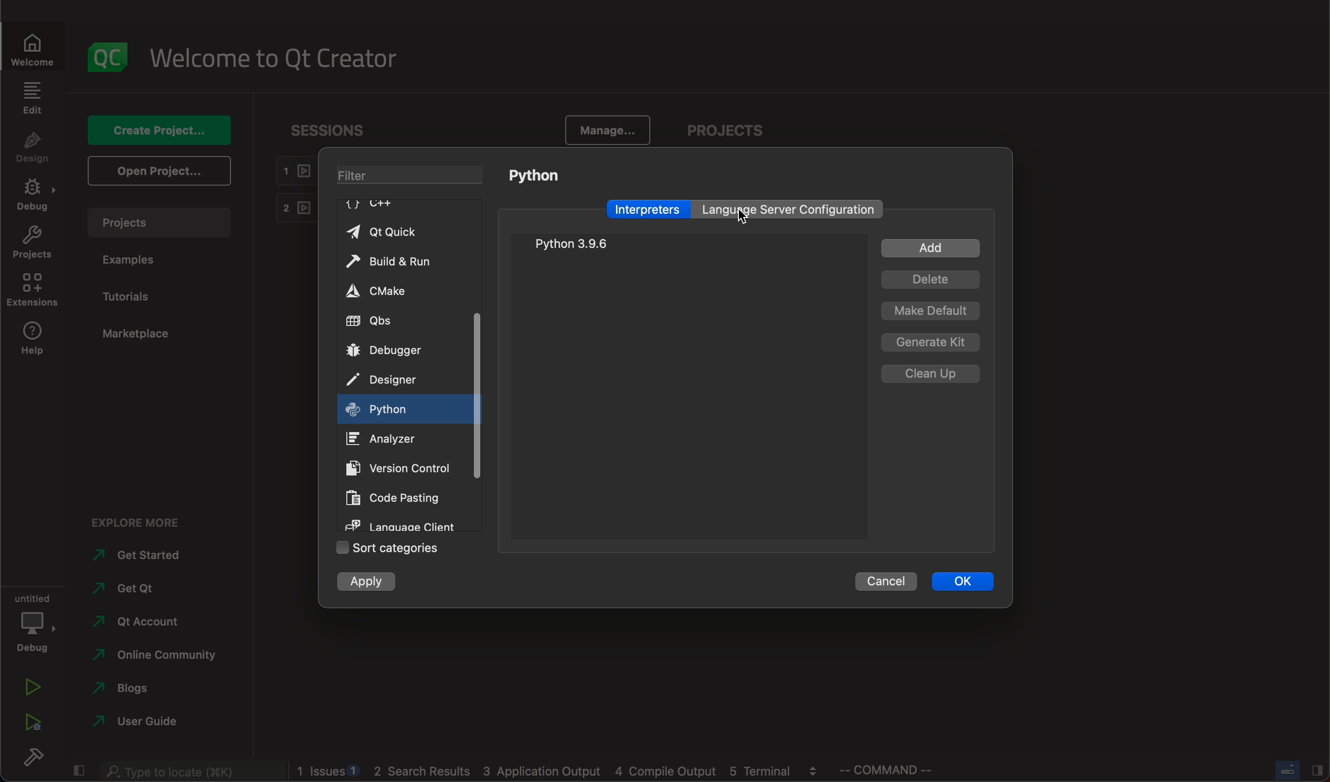  I want to click on help, so click(31, 338).